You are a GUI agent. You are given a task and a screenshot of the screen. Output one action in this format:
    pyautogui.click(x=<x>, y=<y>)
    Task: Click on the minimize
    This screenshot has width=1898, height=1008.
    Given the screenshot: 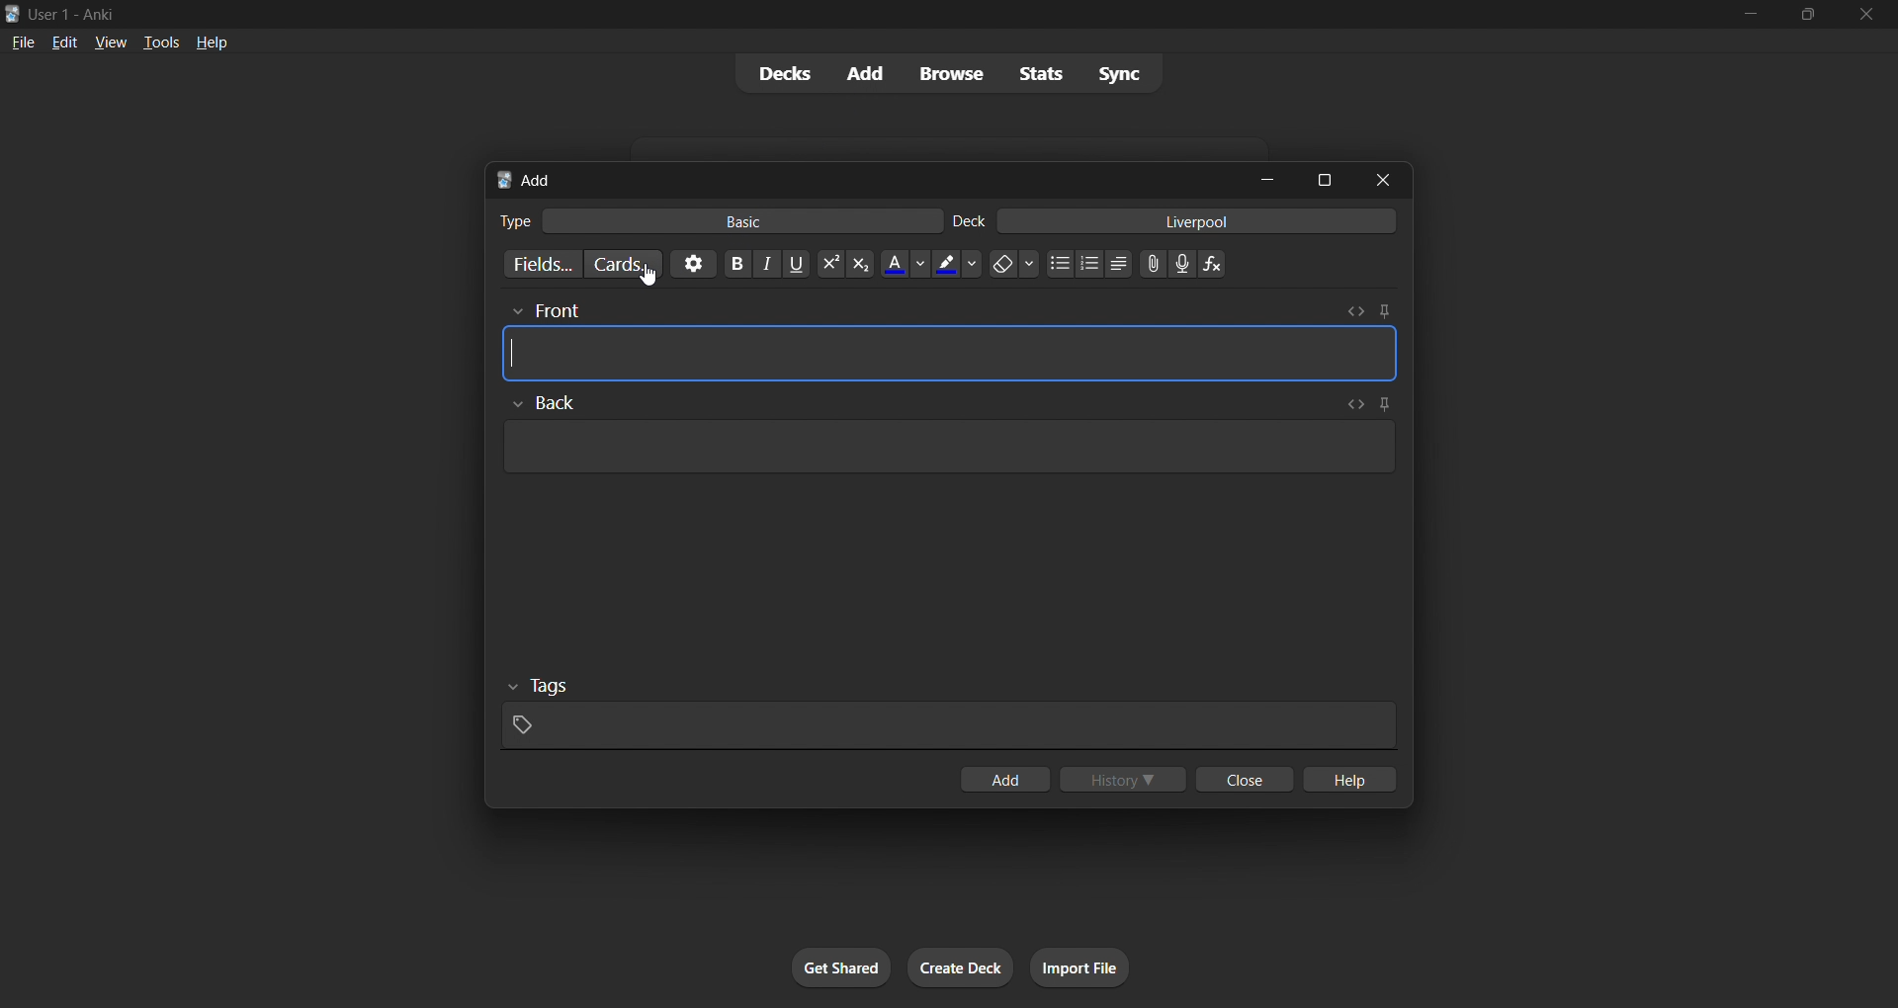 What is the action you would take?
    pyautogui.click(x=1268, y=176)
    